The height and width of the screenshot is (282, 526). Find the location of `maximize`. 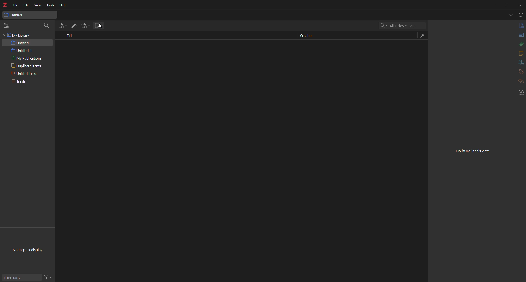

maximize is located at coordinates (507, 5).